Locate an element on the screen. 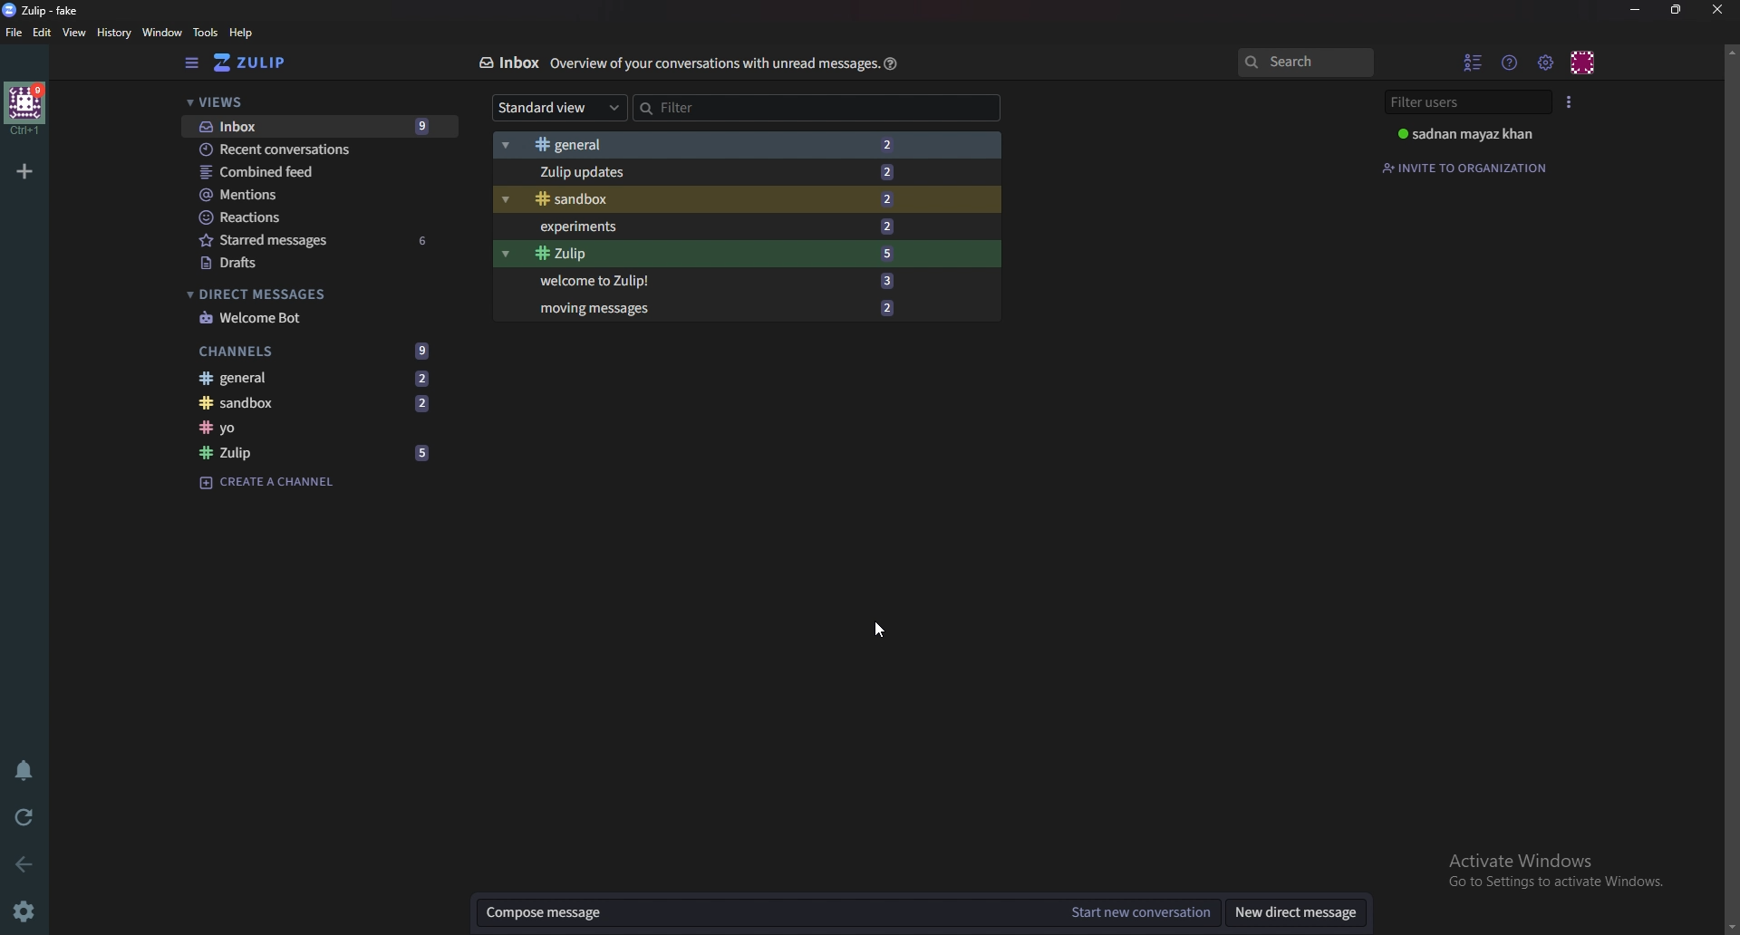 This screenshot has width=1740, height=935. Direct messages is located at coordinates (303, 295).